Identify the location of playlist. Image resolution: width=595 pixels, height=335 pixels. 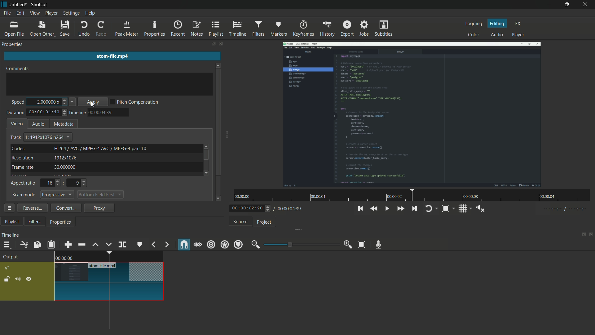
(215, 29).